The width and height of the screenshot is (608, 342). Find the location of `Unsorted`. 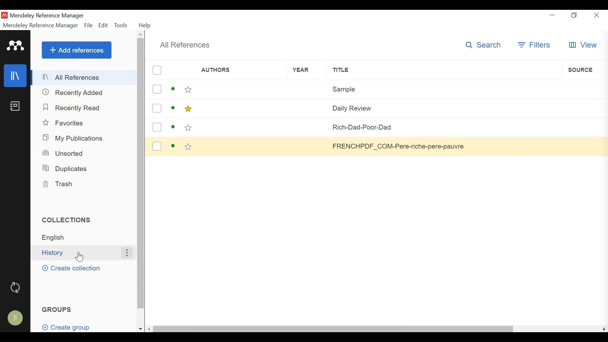

Unsorted is located at coordinates (64, 153).